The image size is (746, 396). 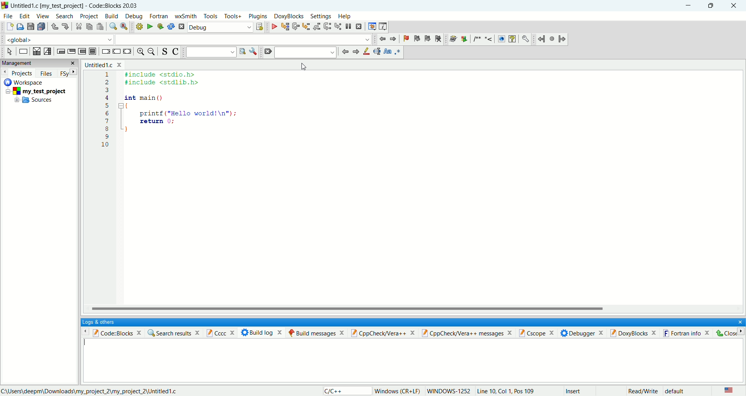 I want to click on tools+, so click(x=232, y=16).